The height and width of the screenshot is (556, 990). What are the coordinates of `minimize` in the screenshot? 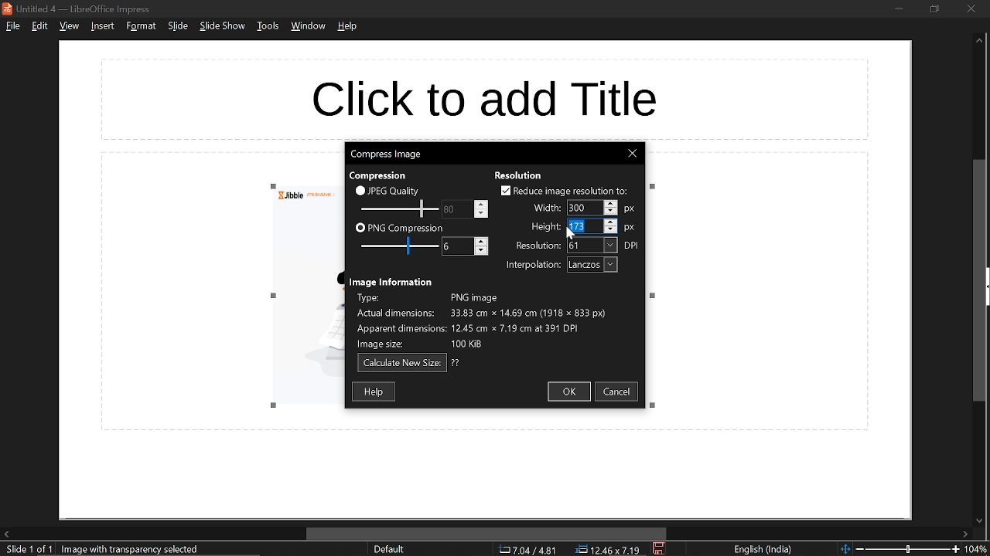 It's located at (899, 8).